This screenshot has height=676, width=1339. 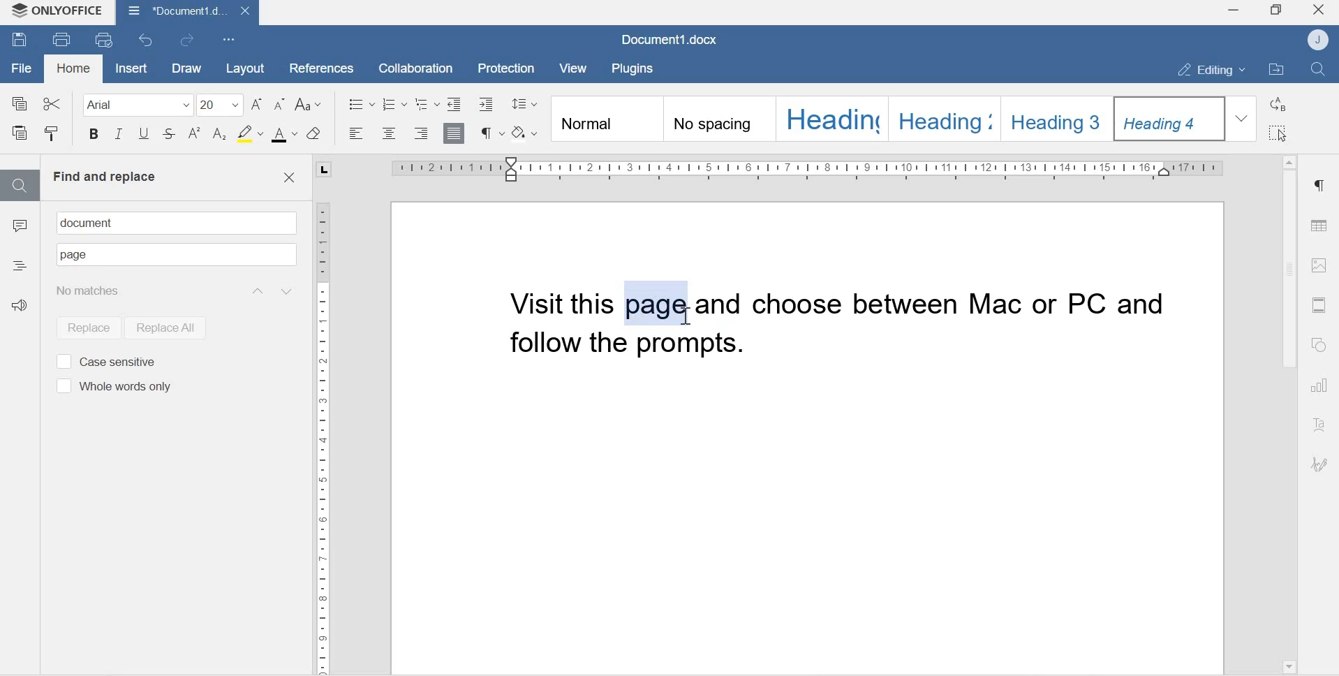 I want to click on Document1.docx, so click(x=672, y=41).